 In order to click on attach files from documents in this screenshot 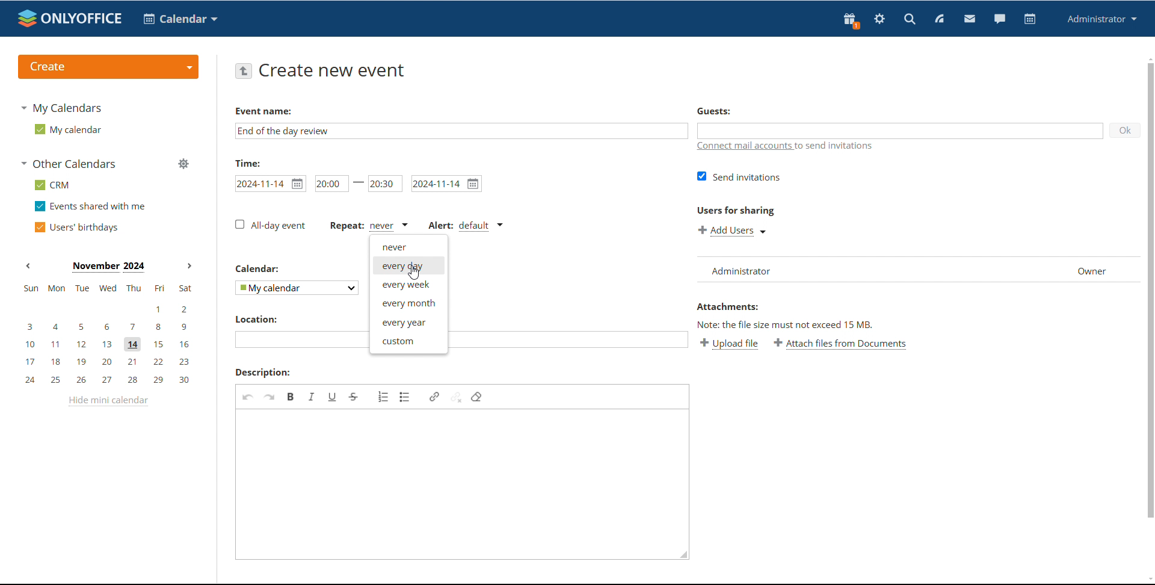, I will do `click(841, 344)`.